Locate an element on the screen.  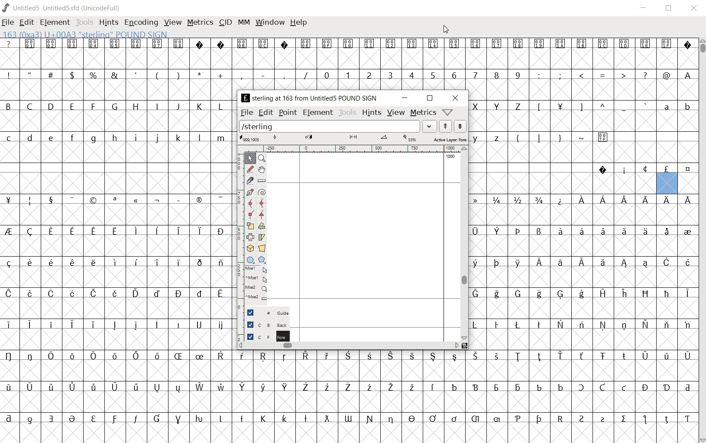
Symbol is located at coordinates (412, 388).